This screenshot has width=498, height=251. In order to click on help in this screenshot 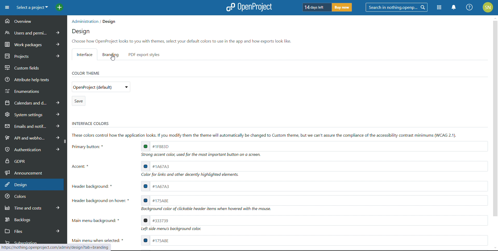, I will do `click(470, 7)`.